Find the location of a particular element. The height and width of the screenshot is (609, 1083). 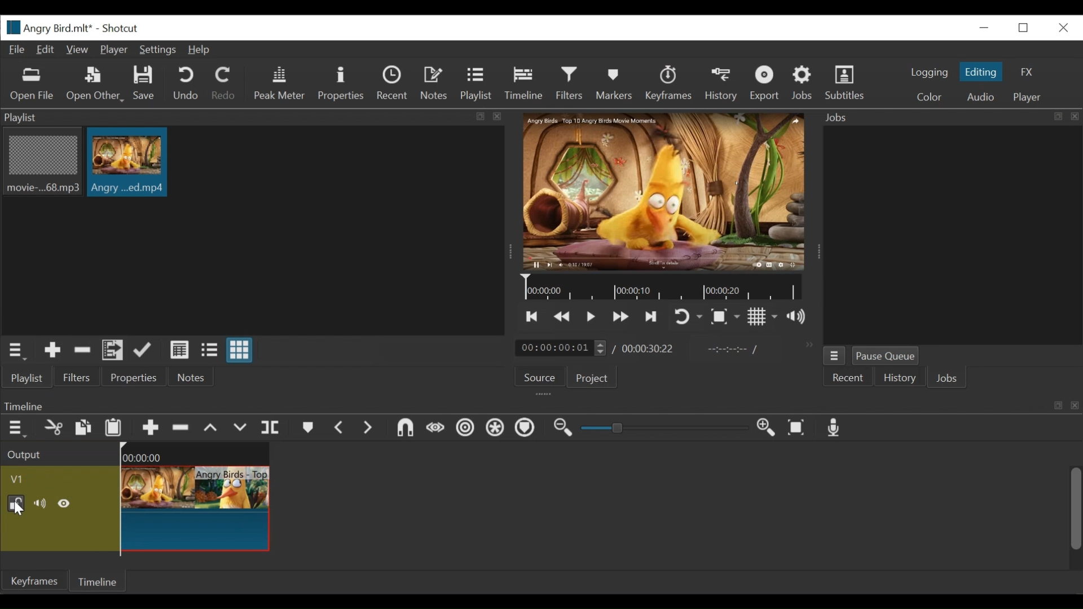

Add the Source to the playlist is located at coordinates (53, 352).